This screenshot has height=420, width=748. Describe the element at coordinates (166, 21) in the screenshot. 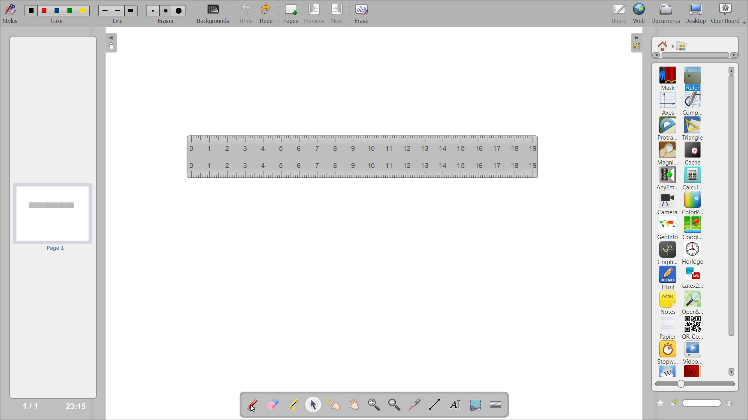

I see `eraser` at that location.